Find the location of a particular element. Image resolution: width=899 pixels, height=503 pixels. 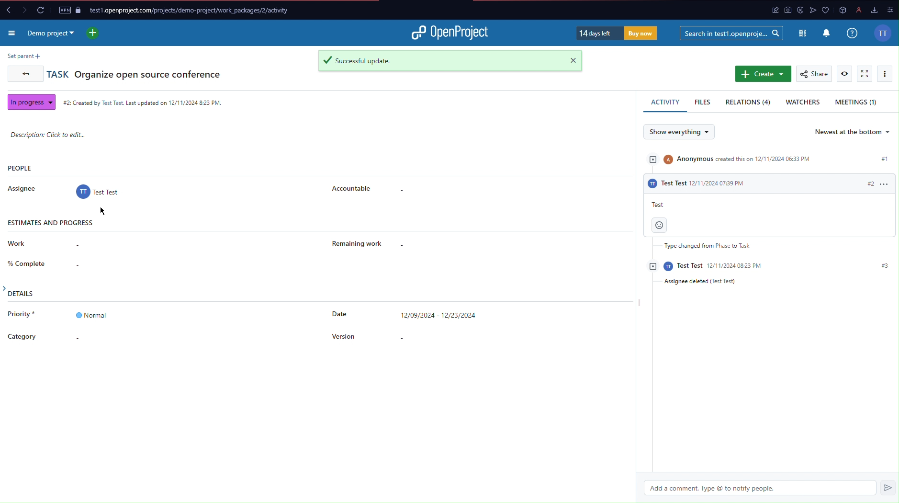

app icons is located at coordinates (826, 10).